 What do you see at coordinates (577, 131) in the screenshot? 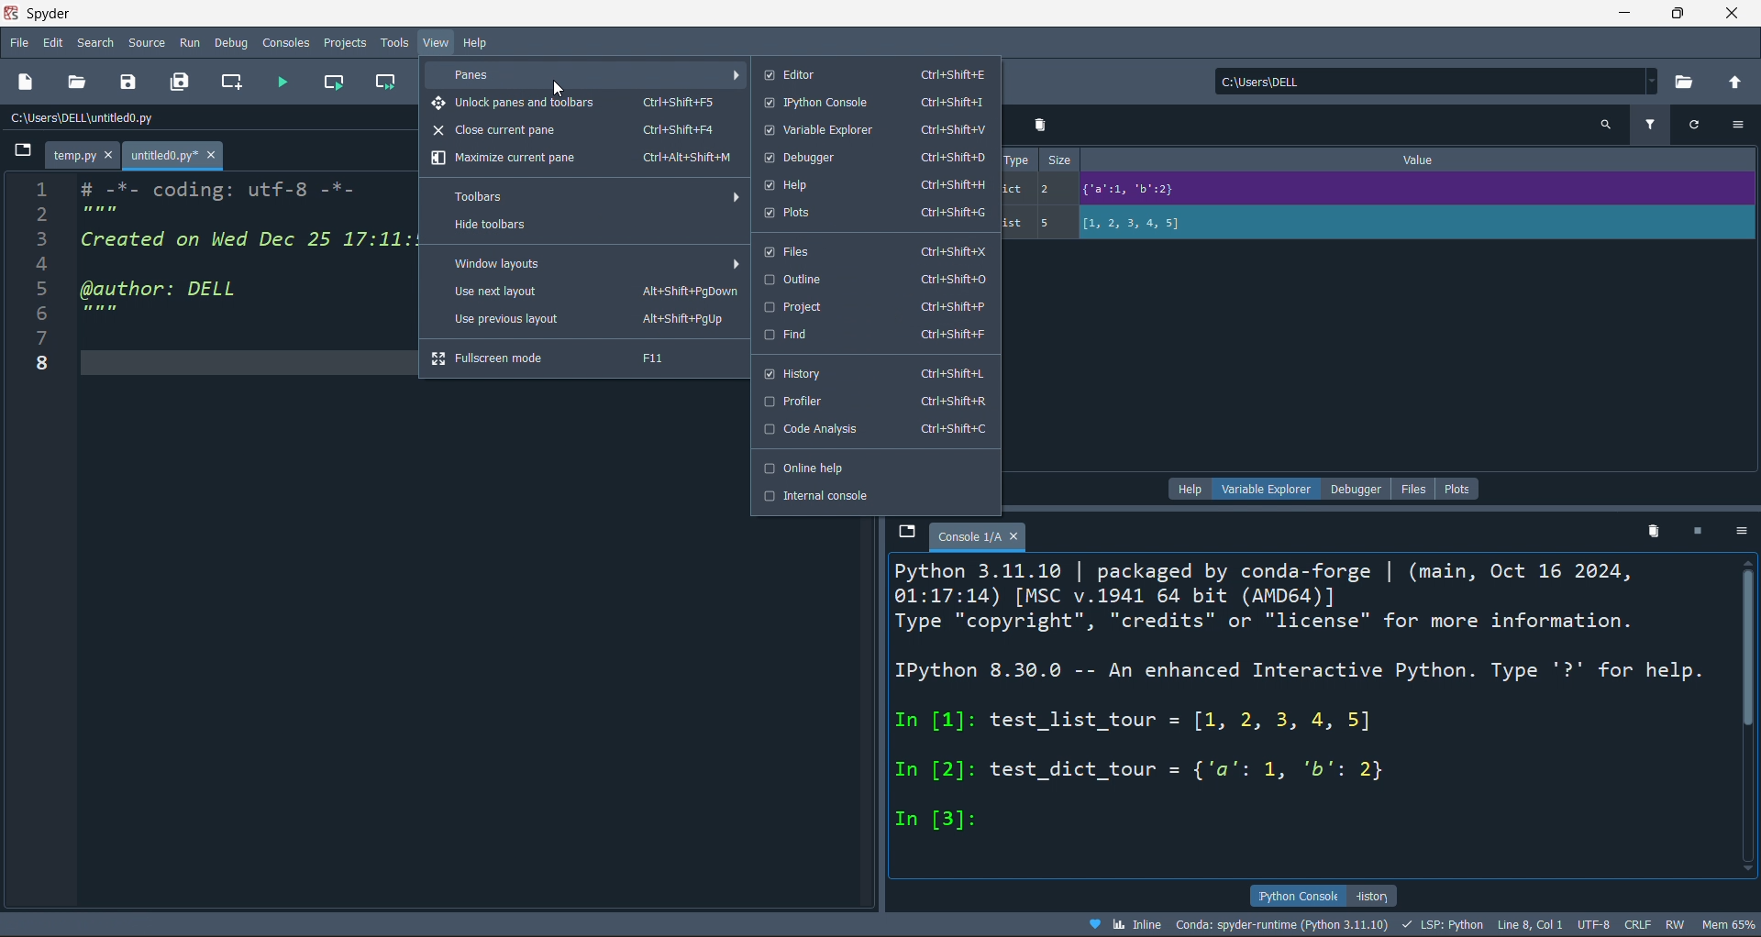
I see `close current pane` at bounding box center [577, 131].